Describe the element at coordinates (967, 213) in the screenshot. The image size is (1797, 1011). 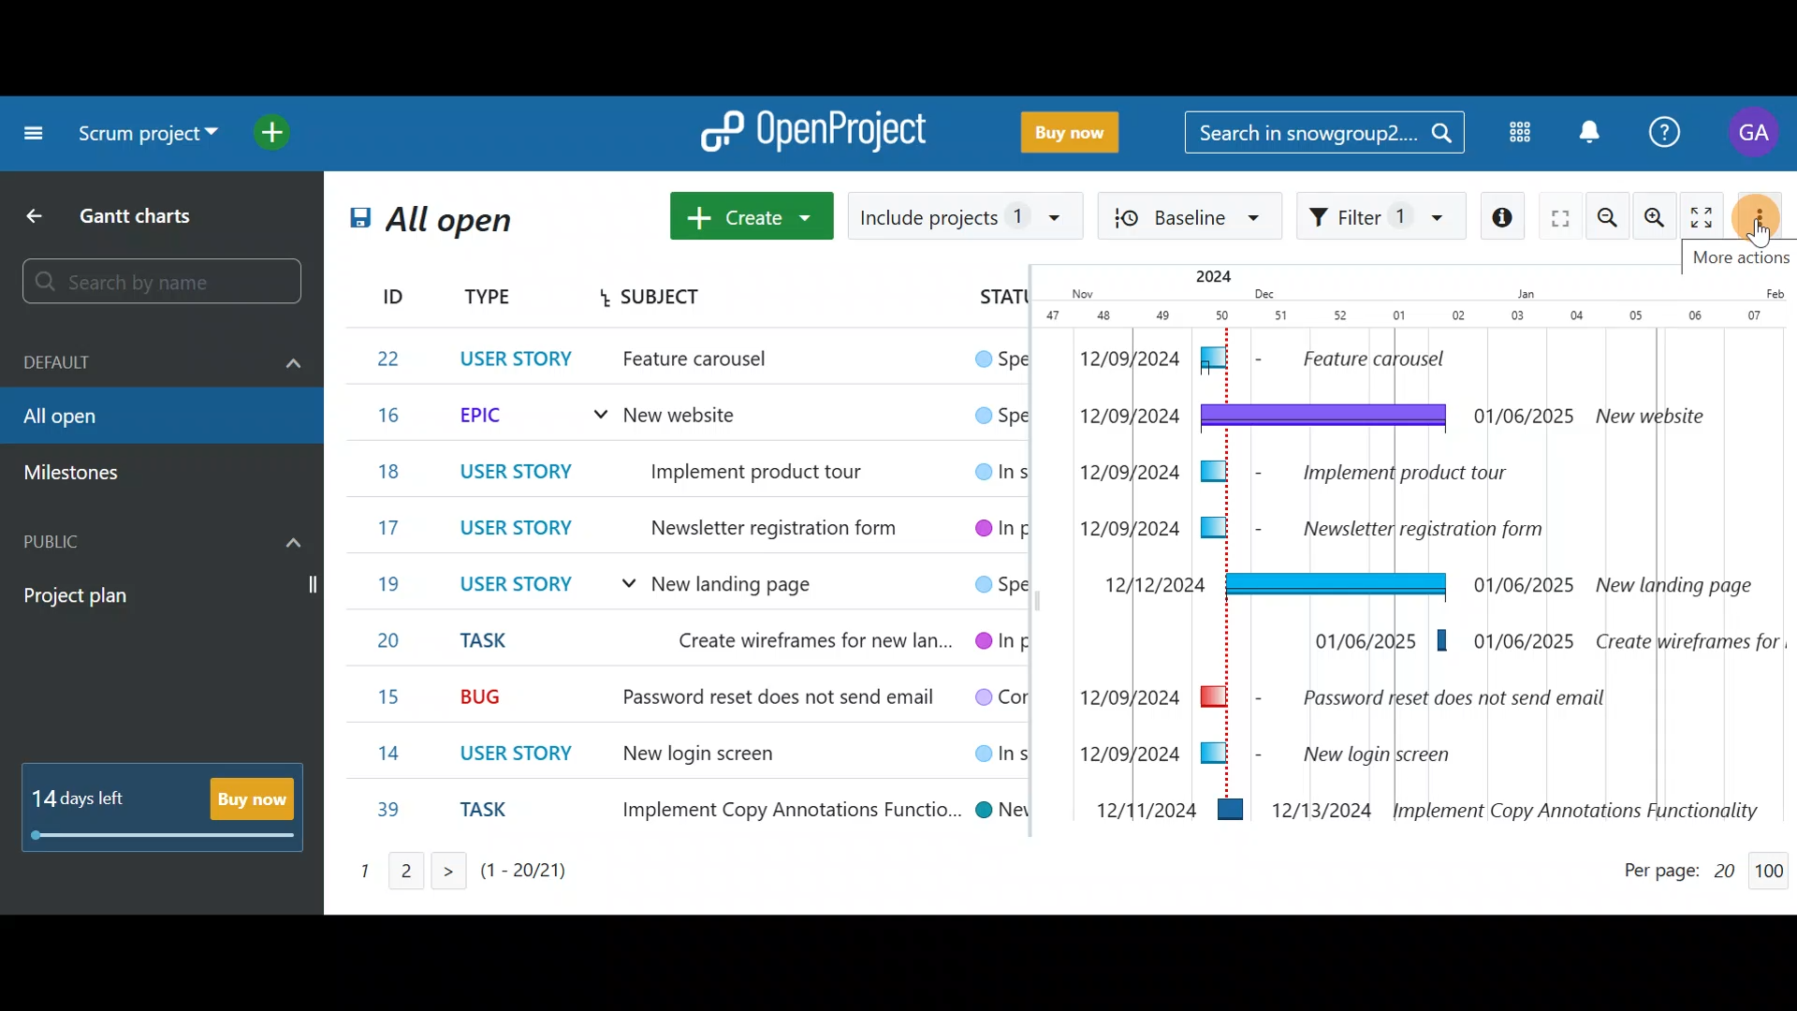
I see `Include projects` at that location.